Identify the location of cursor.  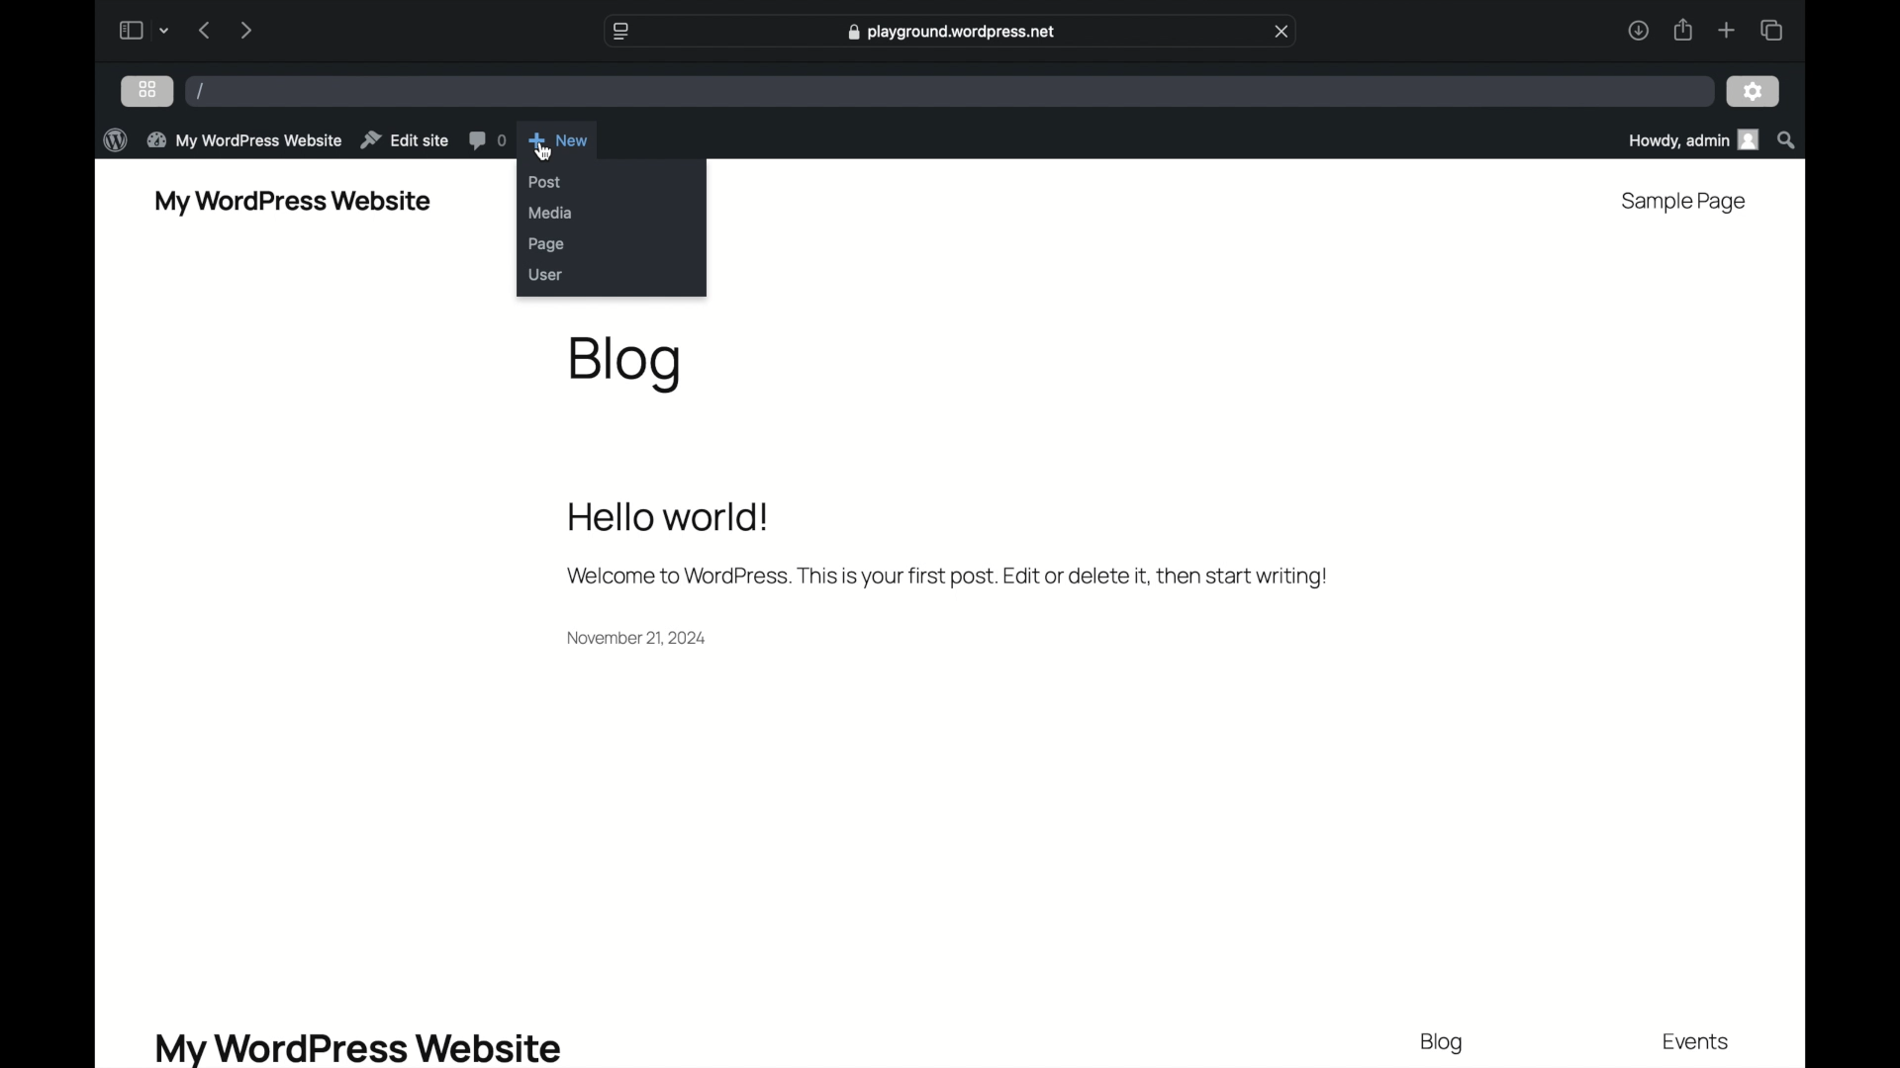
(545, 151).